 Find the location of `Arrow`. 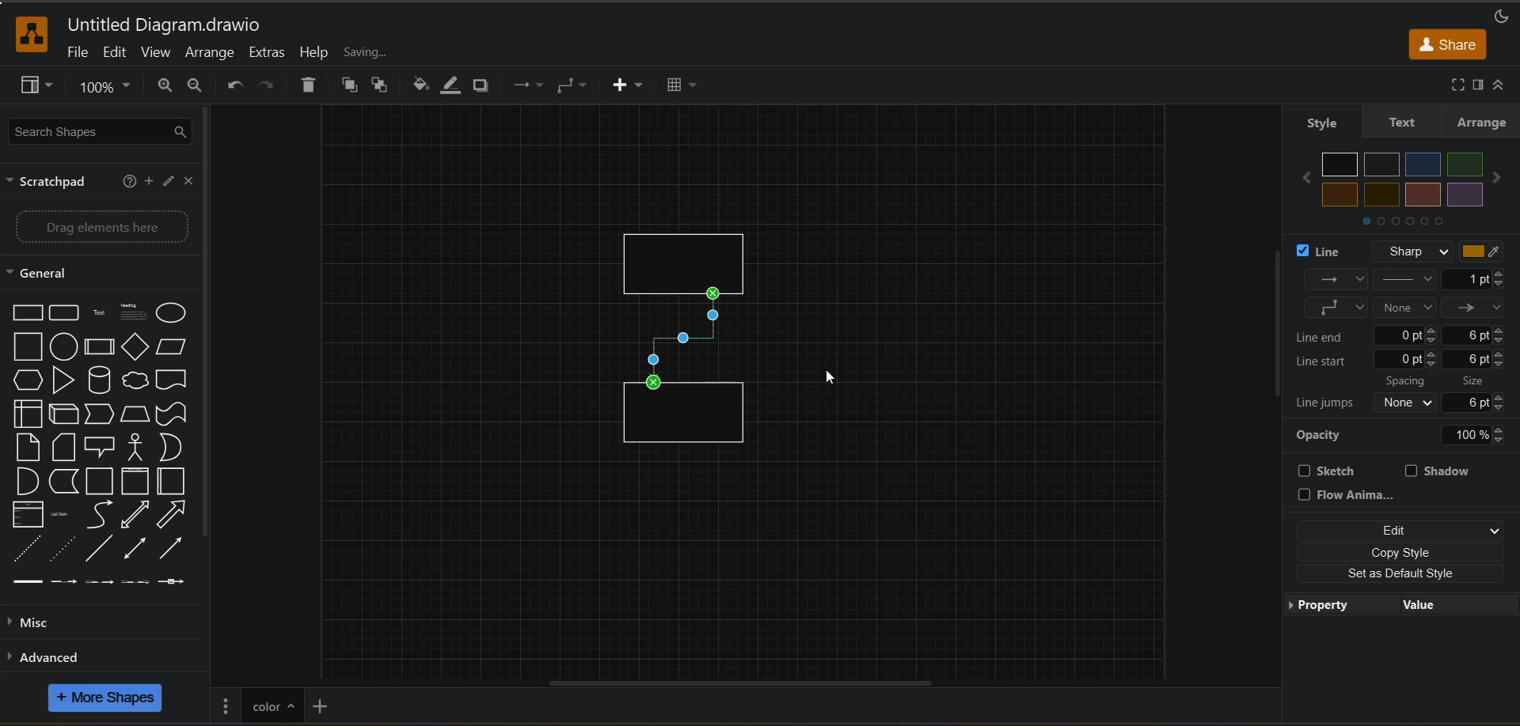

Arrow is located at coordinates (173, 514).